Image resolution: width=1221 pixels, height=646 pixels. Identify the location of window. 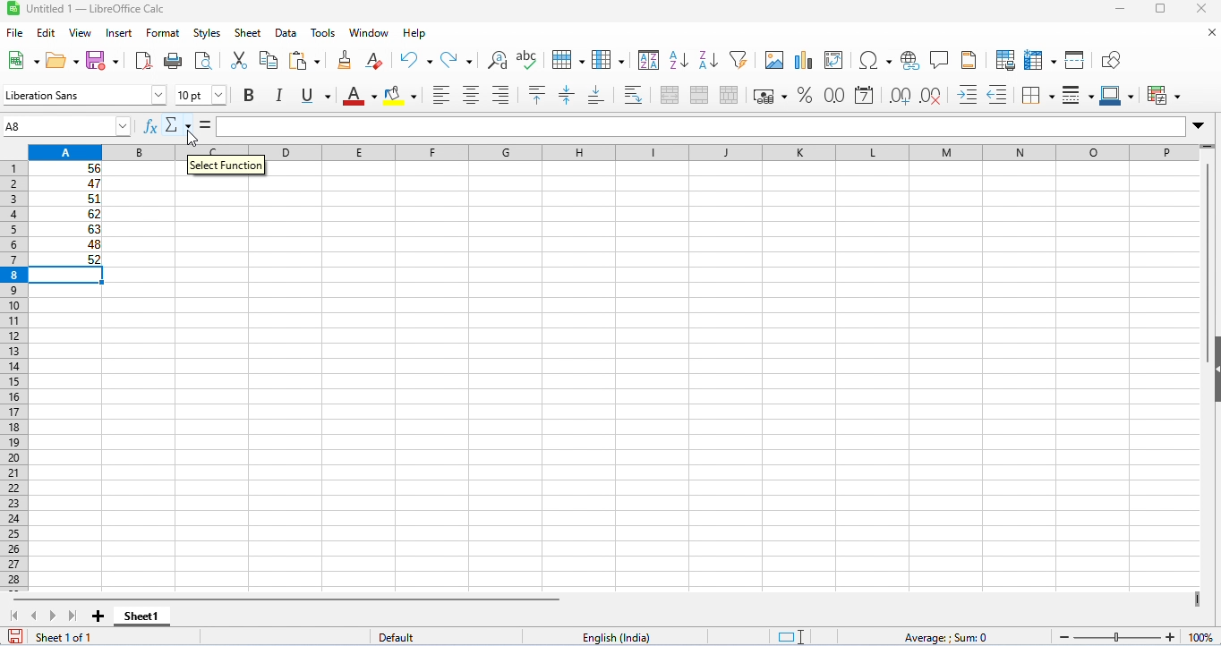
(371, 33).